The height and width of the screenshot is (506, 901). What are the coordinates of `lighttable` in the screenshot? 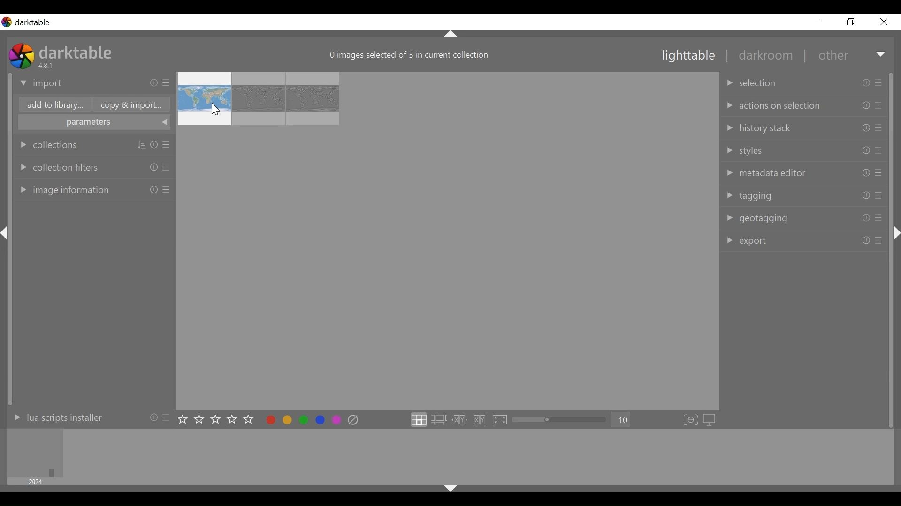 It's located at (691, 56).